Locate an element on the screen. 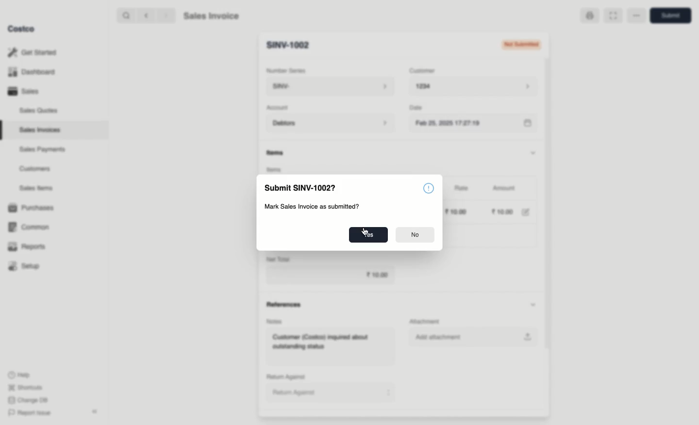 This screenshot has height=425, width=699. SINV-1001 is located at coordinates (293, 45).